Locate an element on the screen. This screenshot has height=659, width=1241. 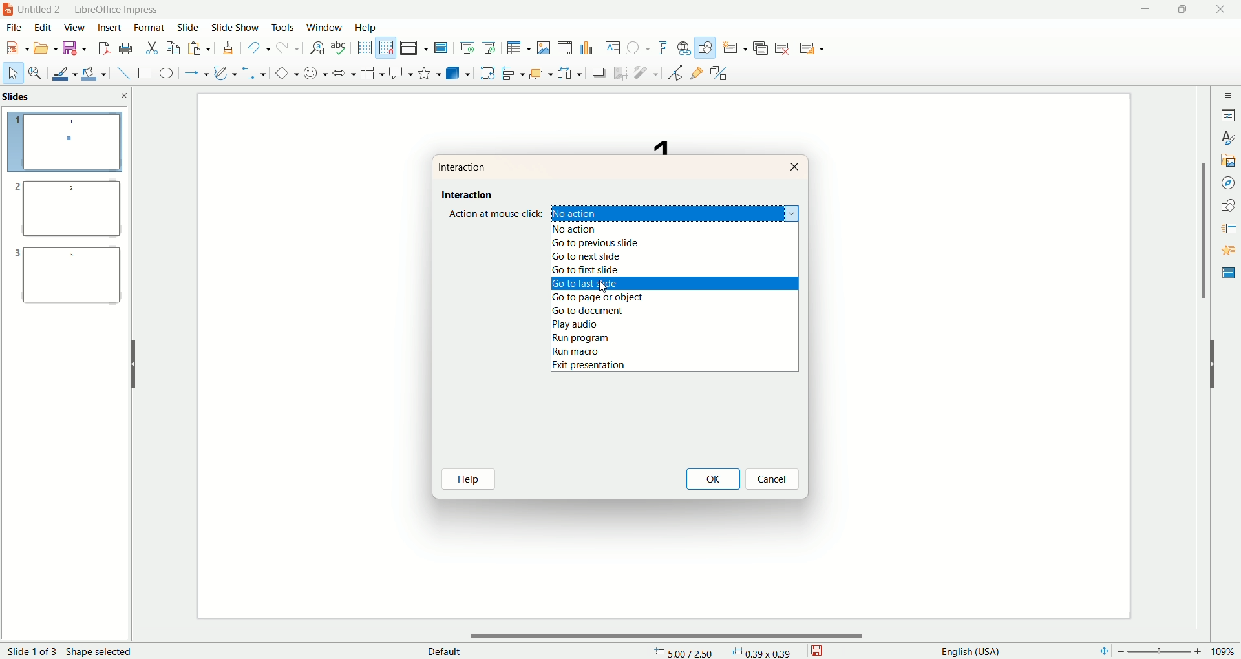
gluepoint function is located at coordinates (696, 74).